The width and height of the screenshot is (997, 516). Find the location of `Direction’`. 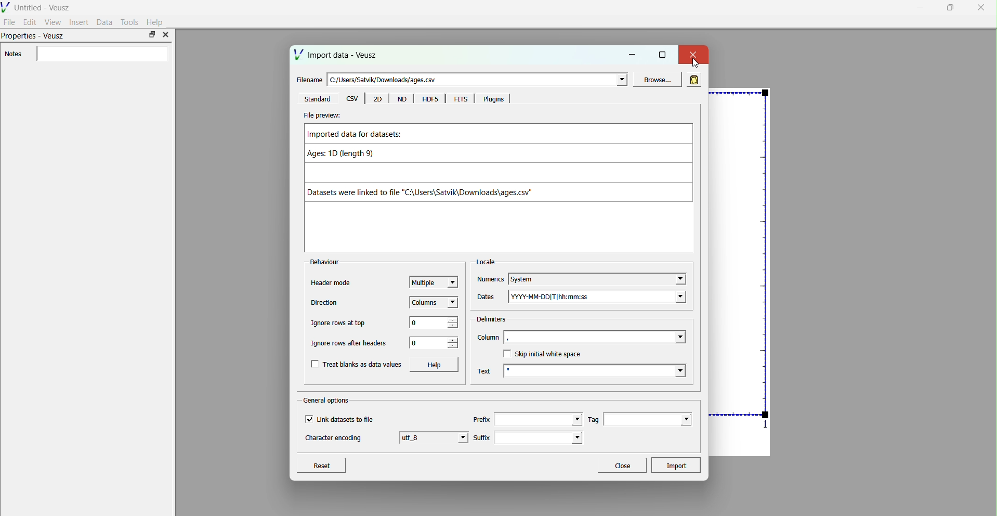

Direction’ is located at coordinates (323, 302).